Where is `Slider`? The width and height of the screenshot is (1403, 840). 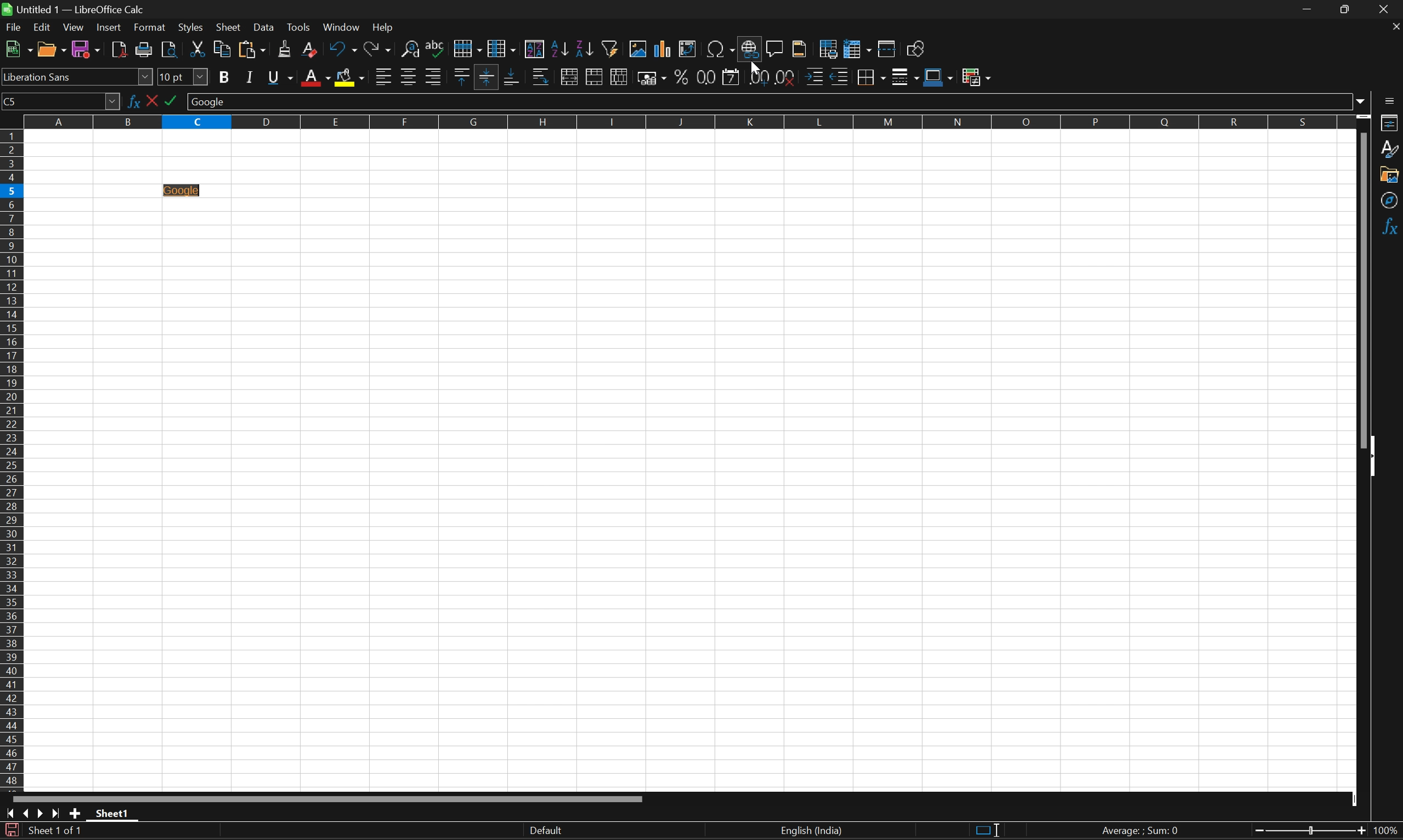 Slider is located at coordinates (1309, 832).